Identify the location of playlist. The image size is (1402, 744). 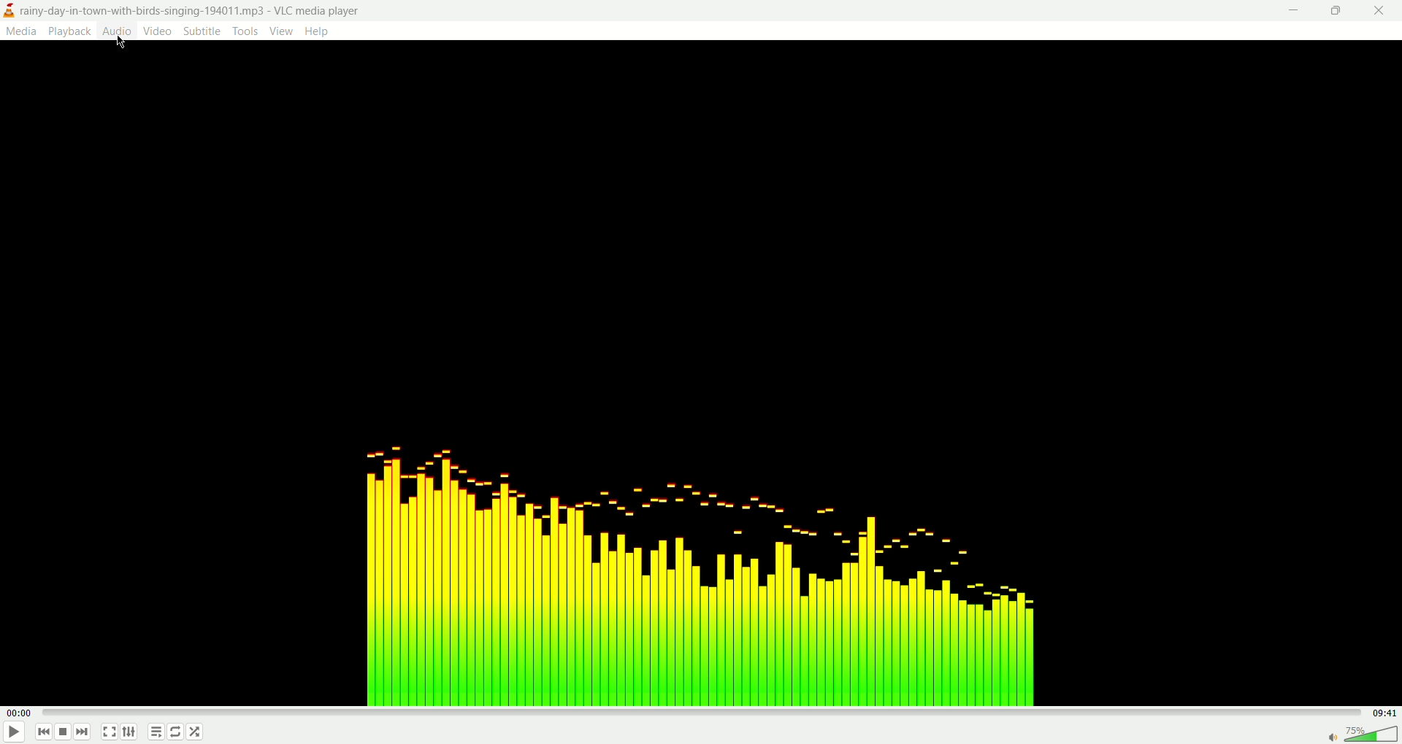
(153, 734).